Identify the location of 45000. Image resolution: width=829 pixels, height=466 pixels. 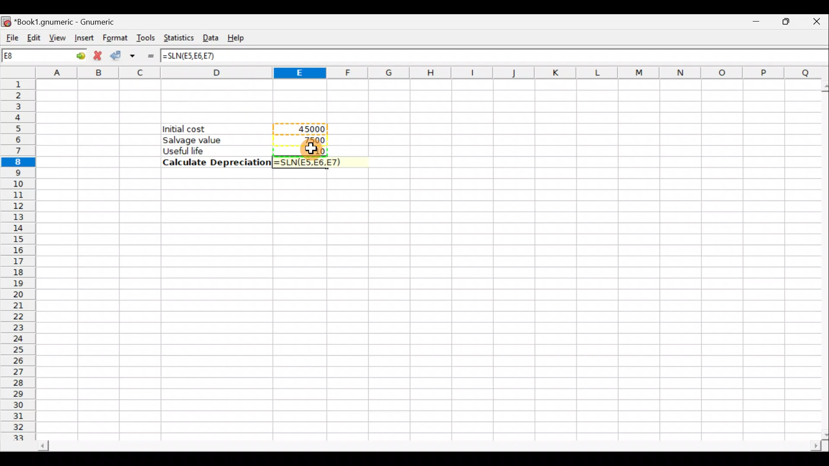
(309, 128).